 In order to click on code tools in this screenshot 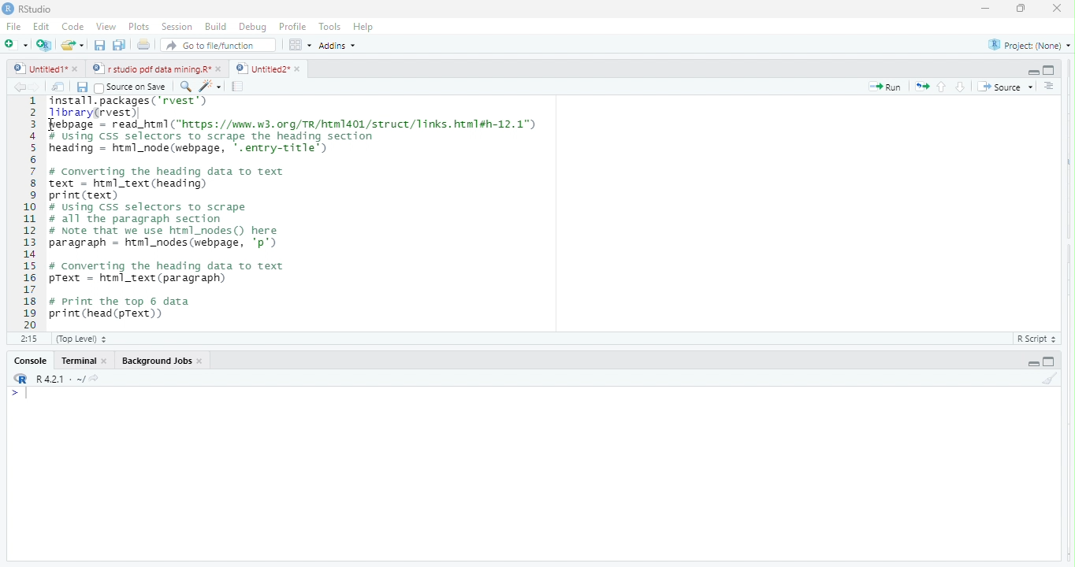, I will do `click(210, 86)`.